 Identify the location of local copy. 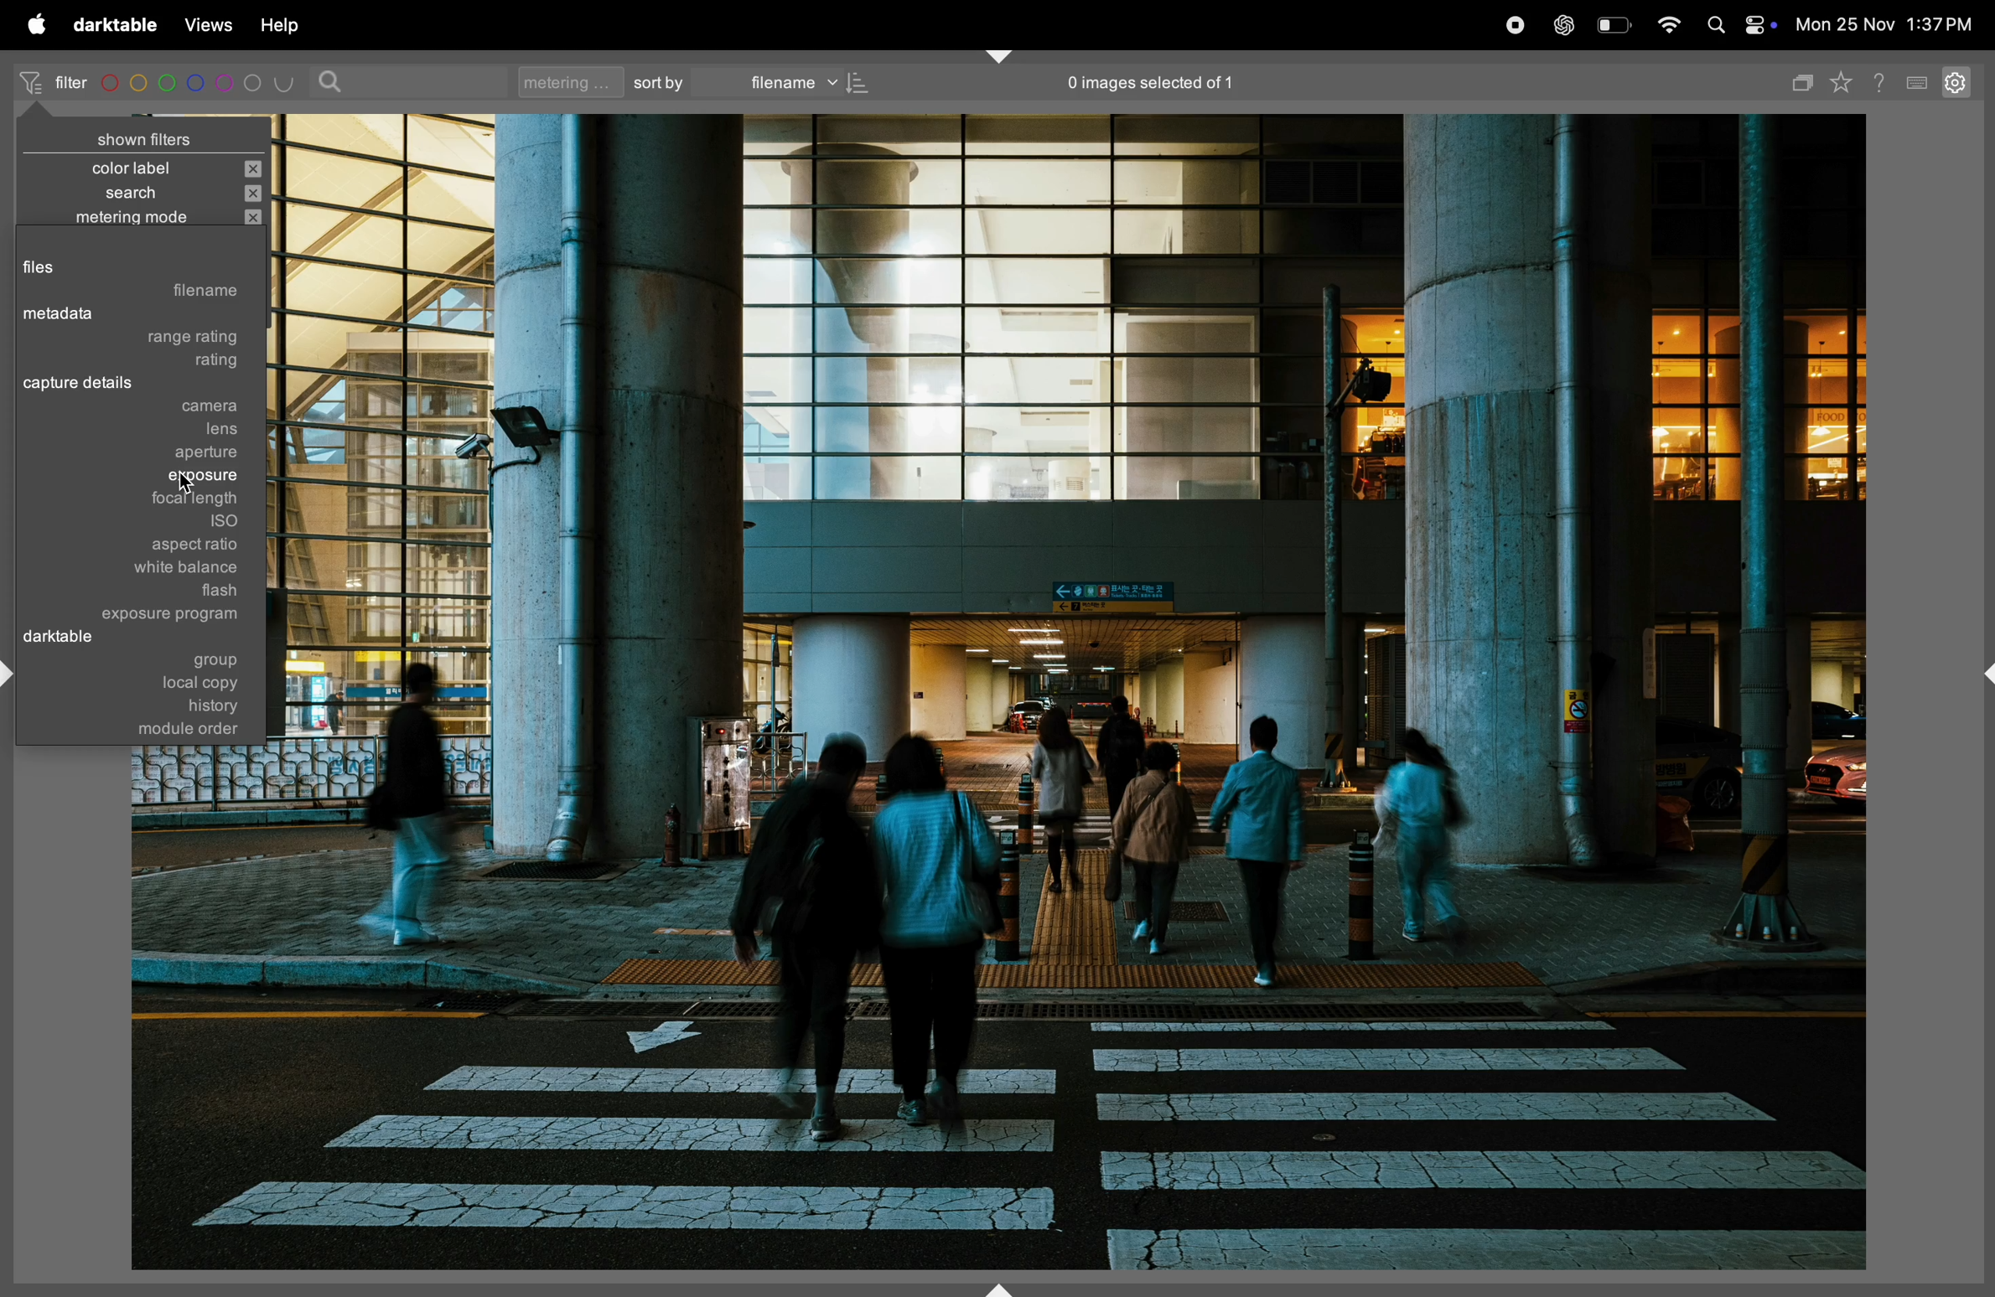
(178, 682).